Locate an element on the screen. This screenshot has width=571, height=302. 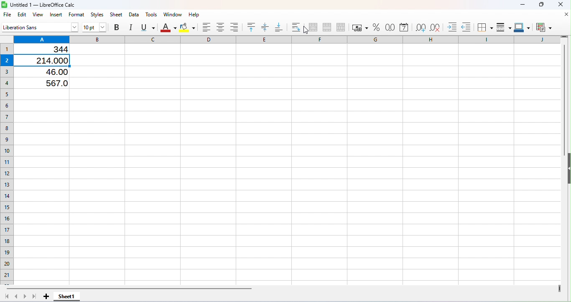
Center vertically is located at coordinates (265, 27).